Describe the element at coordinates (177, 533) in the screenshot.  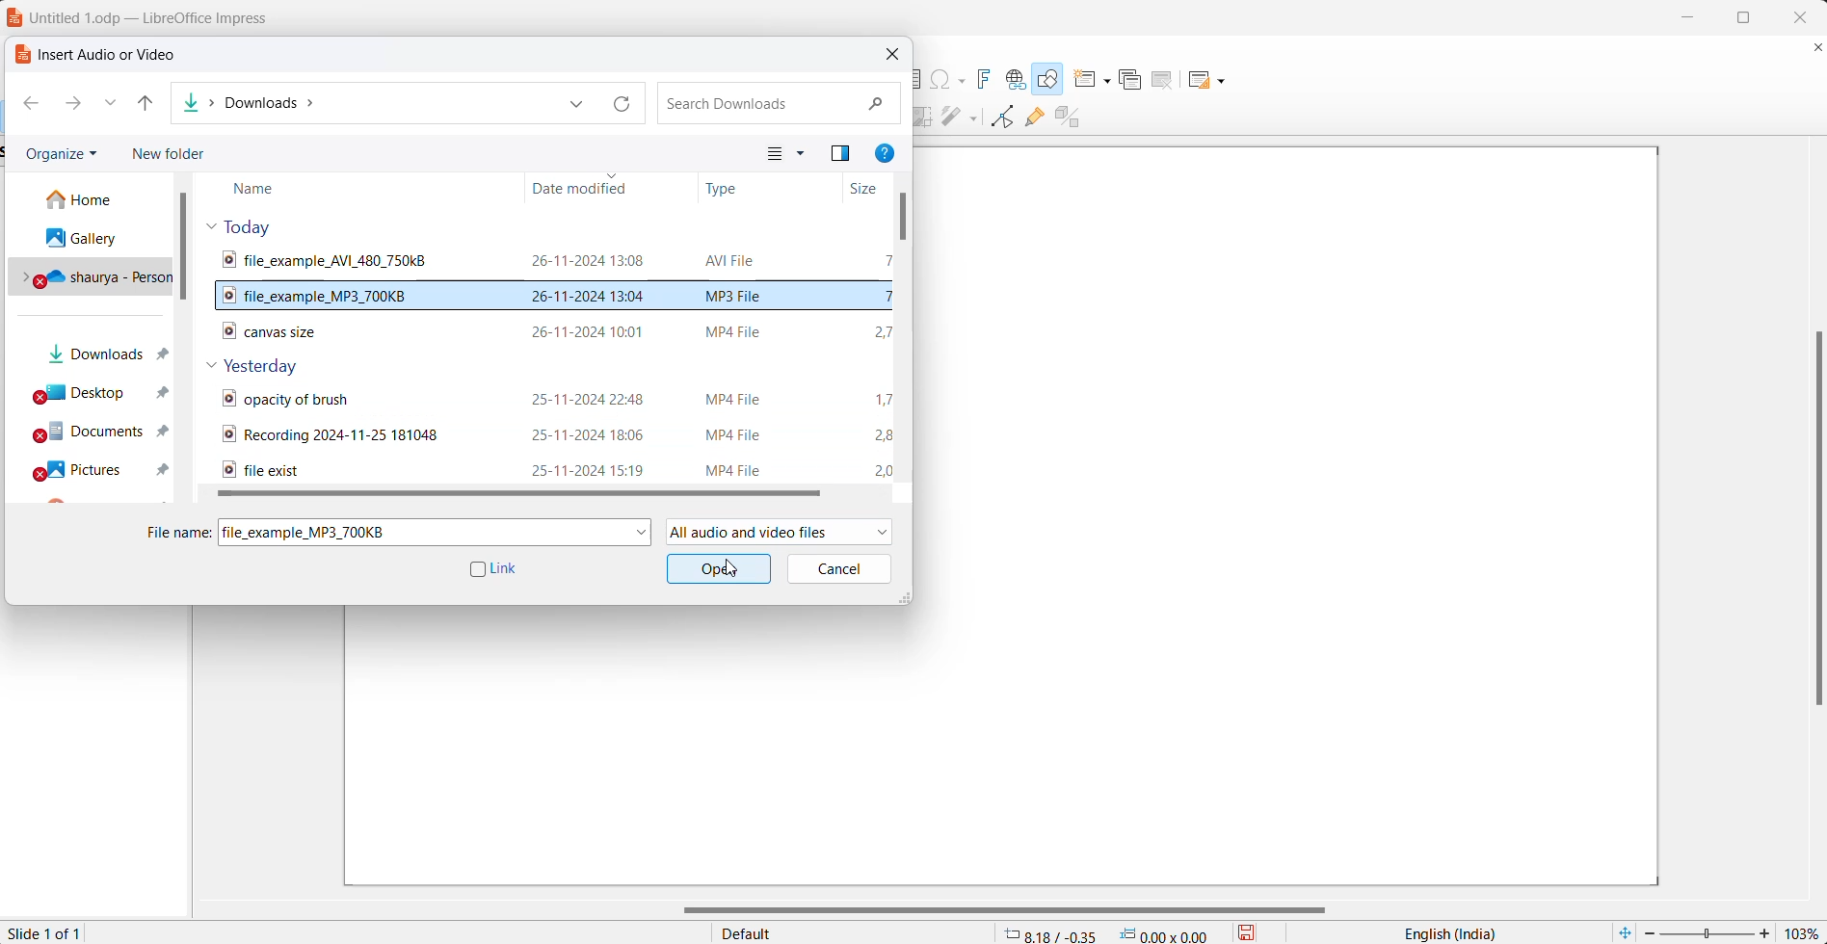
I see `file name` at that location.